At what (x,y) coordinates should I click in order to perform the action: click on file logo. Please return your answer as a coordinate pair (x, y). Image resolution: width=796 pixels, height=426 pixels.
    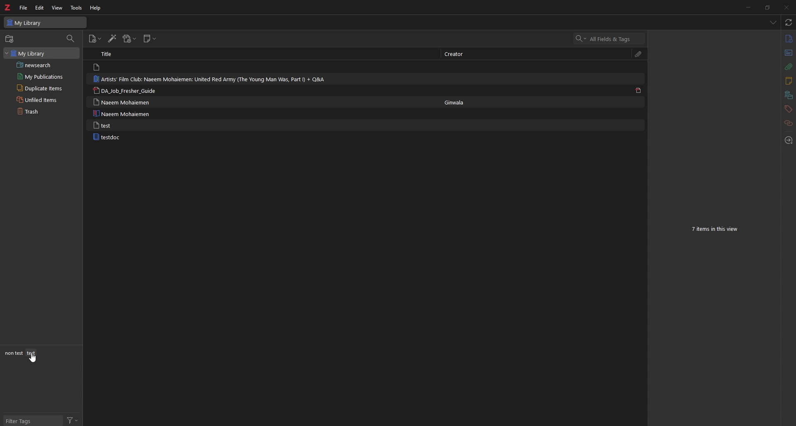
    Looking at the image, I should click on (98, 67).